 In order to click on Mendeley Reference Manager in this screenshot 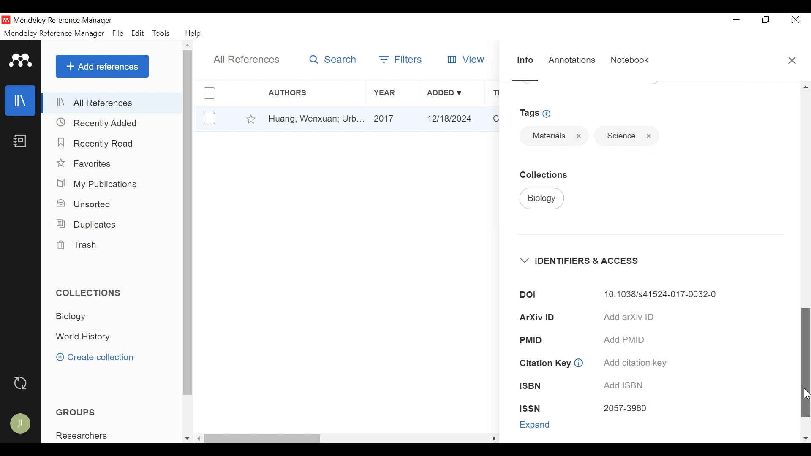, I will do `click(65, 21)`.